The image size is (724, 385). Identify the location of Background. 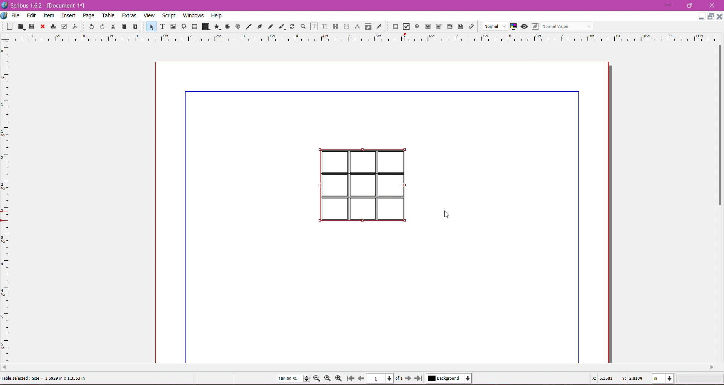
(451, 378).